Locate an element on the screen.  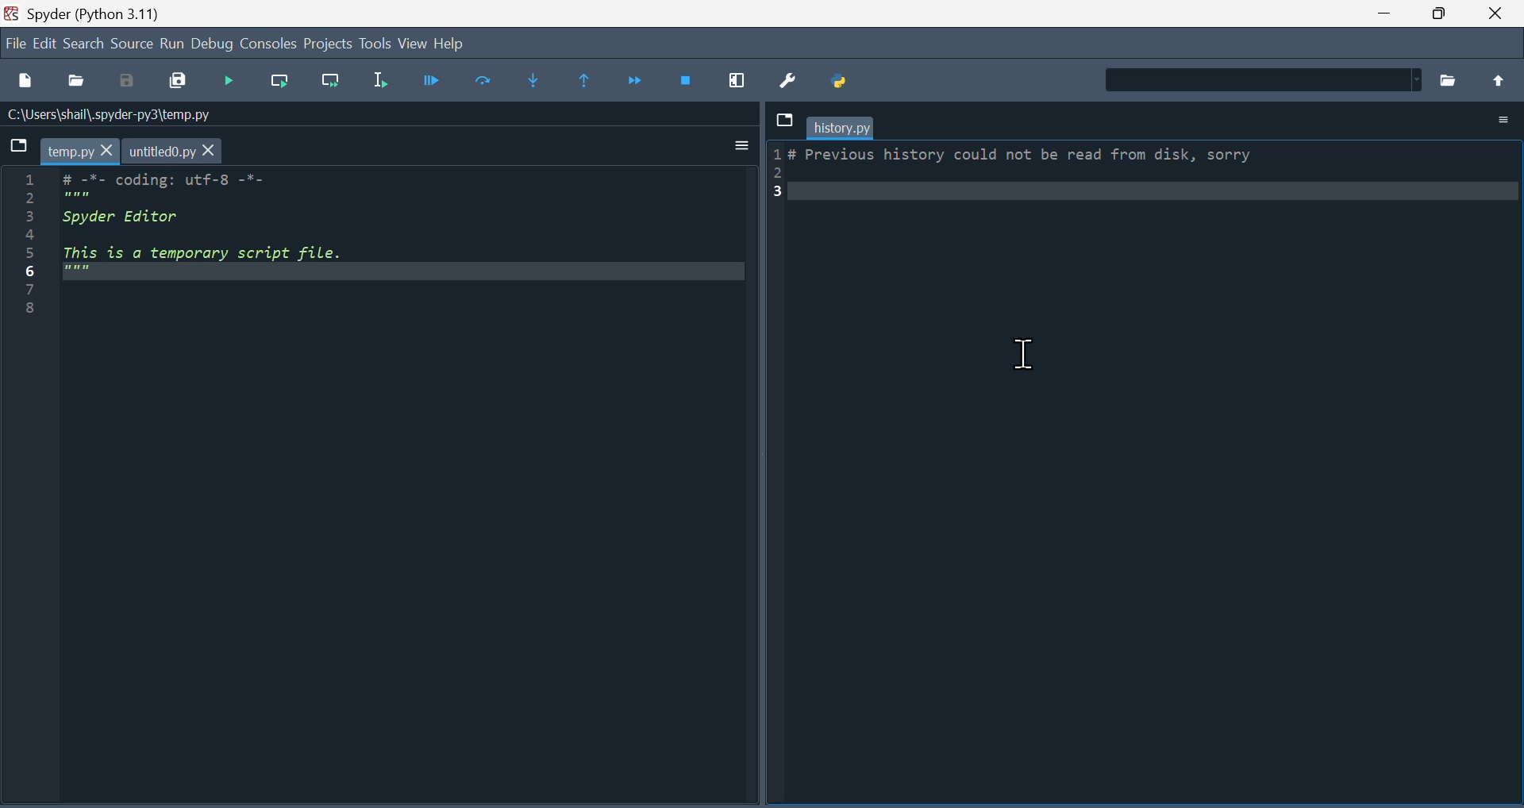
Options is located at coordinates (1505, 120).